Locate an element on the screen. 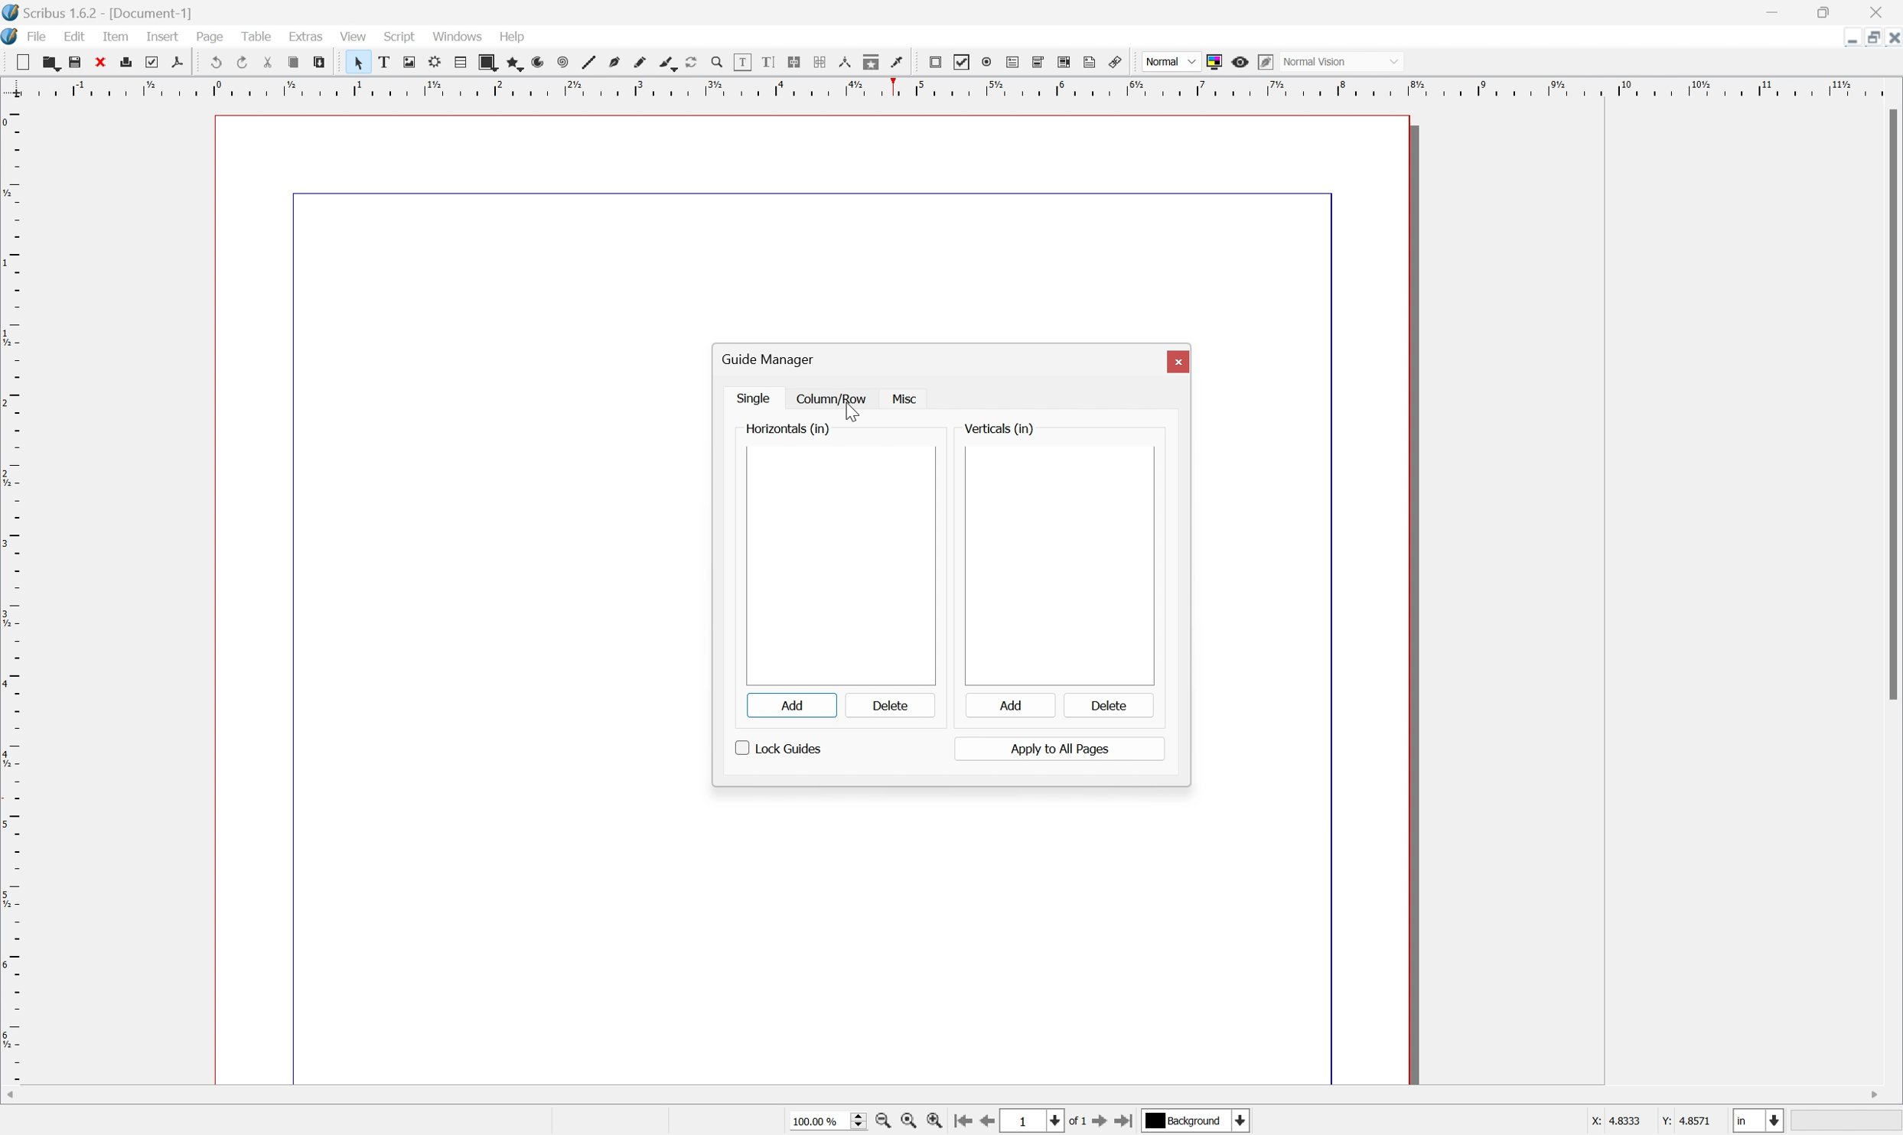 This screenshot has width=1903, height=1135. extras is located at coordinates (305, 37).